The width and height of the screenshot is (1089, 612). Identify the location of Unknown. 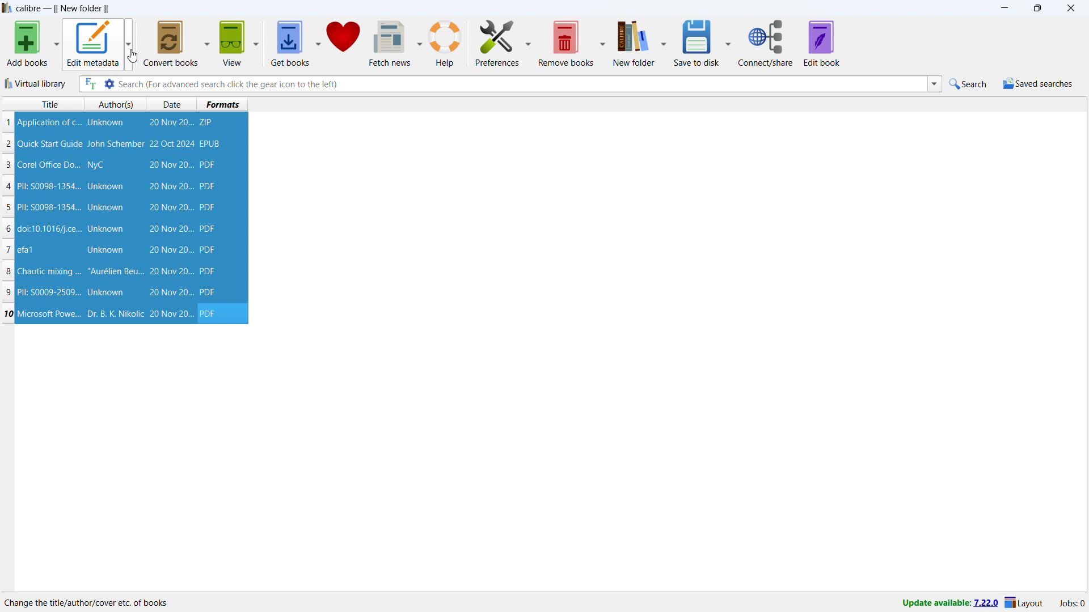
(107, 229).